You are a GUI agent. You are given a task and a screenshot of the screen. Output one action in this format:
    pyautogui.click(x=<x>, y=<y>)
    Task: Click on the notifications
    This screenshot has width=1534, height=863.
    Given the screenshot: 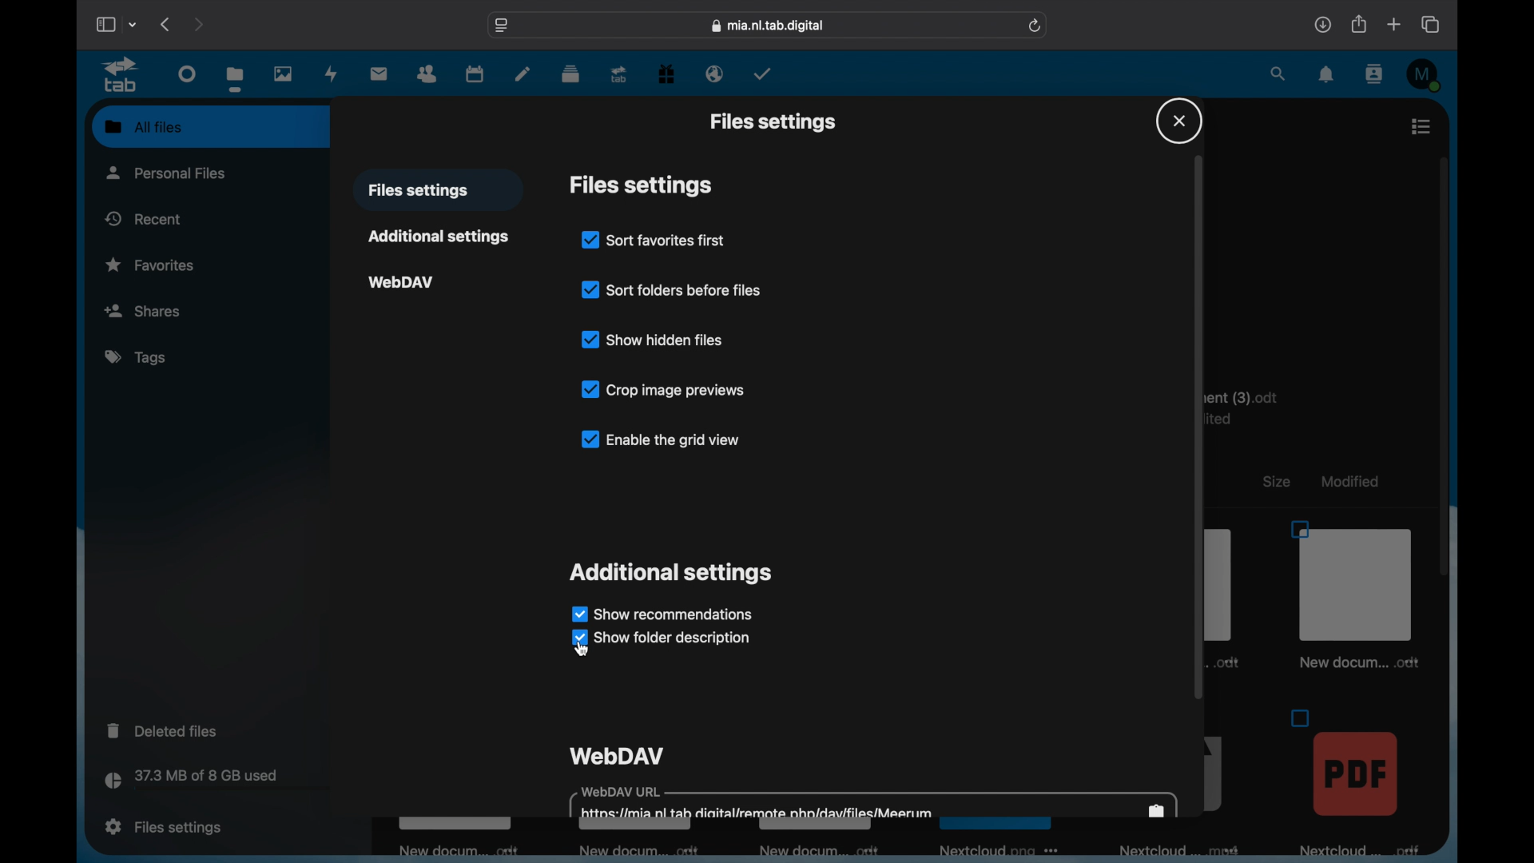 What is the action you would take?
    pyautogui.click(x=1327, y=75)
    